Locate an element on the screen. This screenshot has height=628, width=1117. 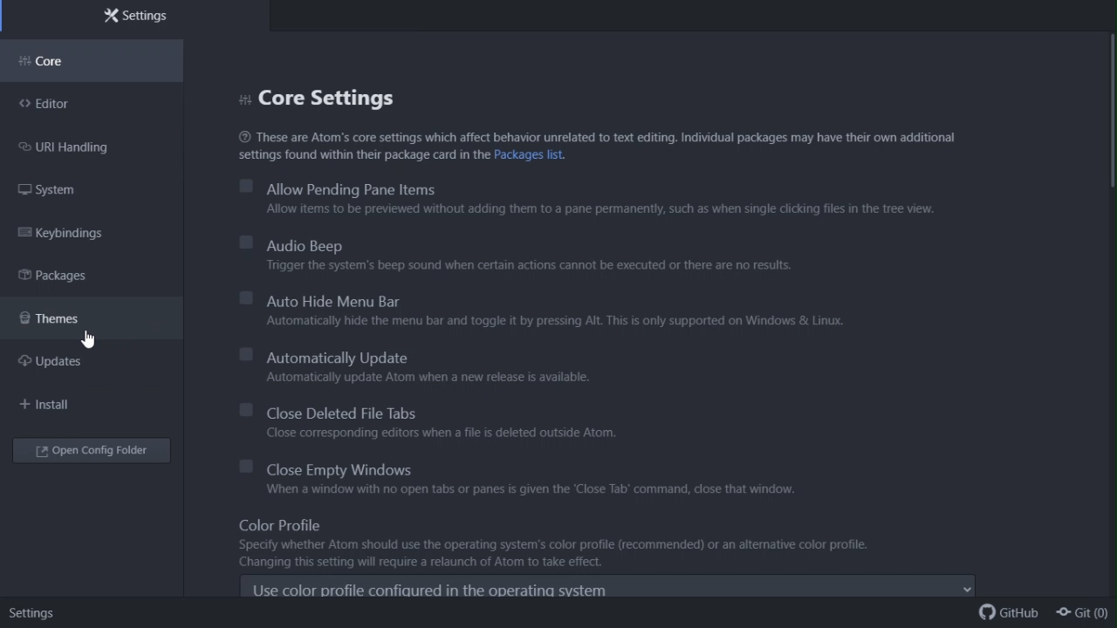
vertical scroll bar is located at coordinates (1110, 110).